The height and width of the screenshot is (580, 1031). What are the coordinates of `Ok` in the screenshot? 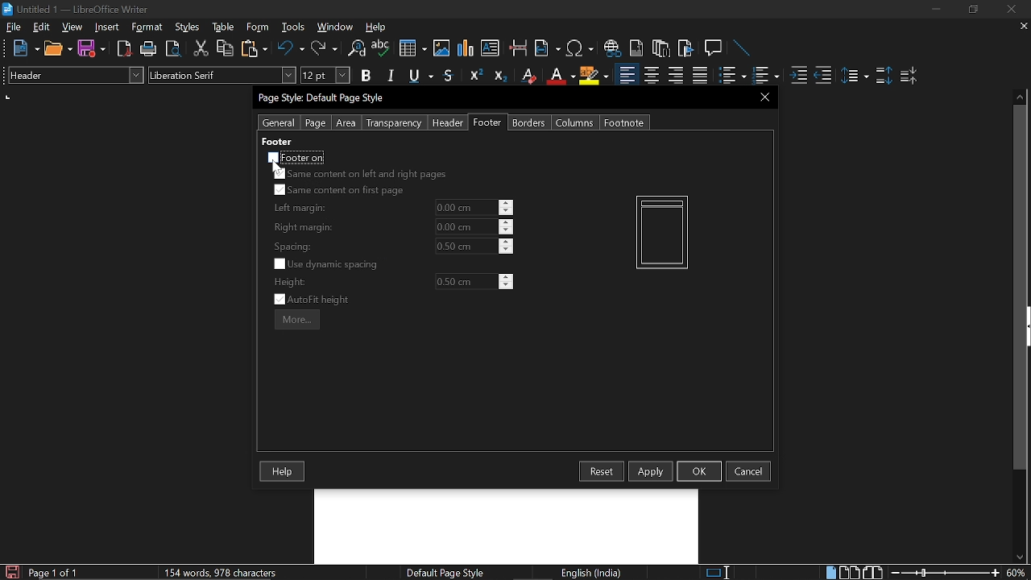 It's located at (699, 470).